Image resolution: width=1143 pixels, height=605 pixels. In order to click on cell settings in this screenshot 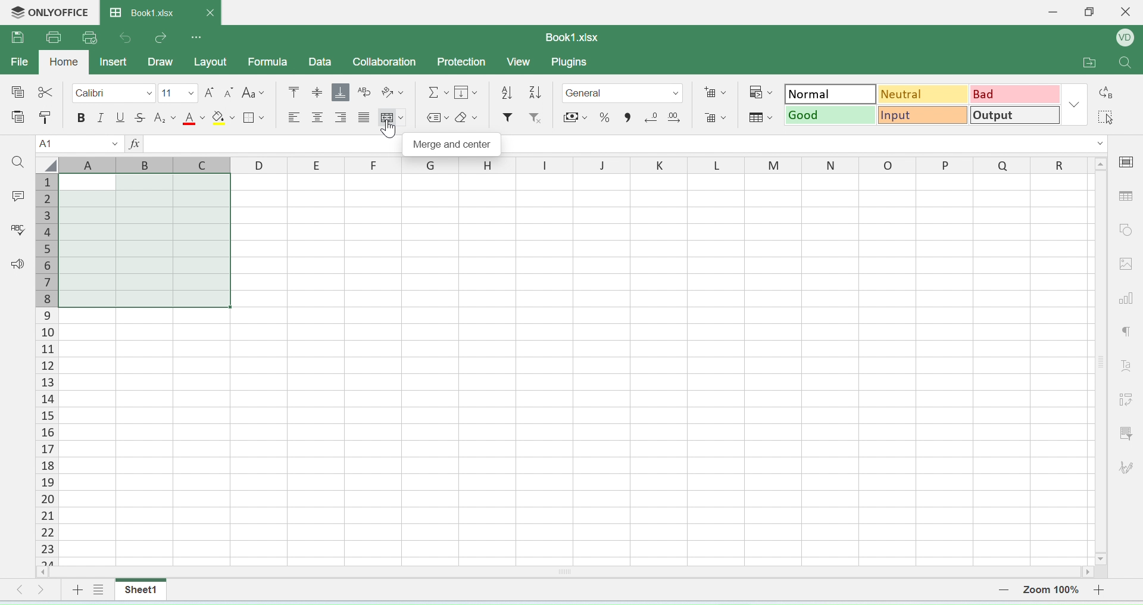, I will do `click(1129, 164)`.